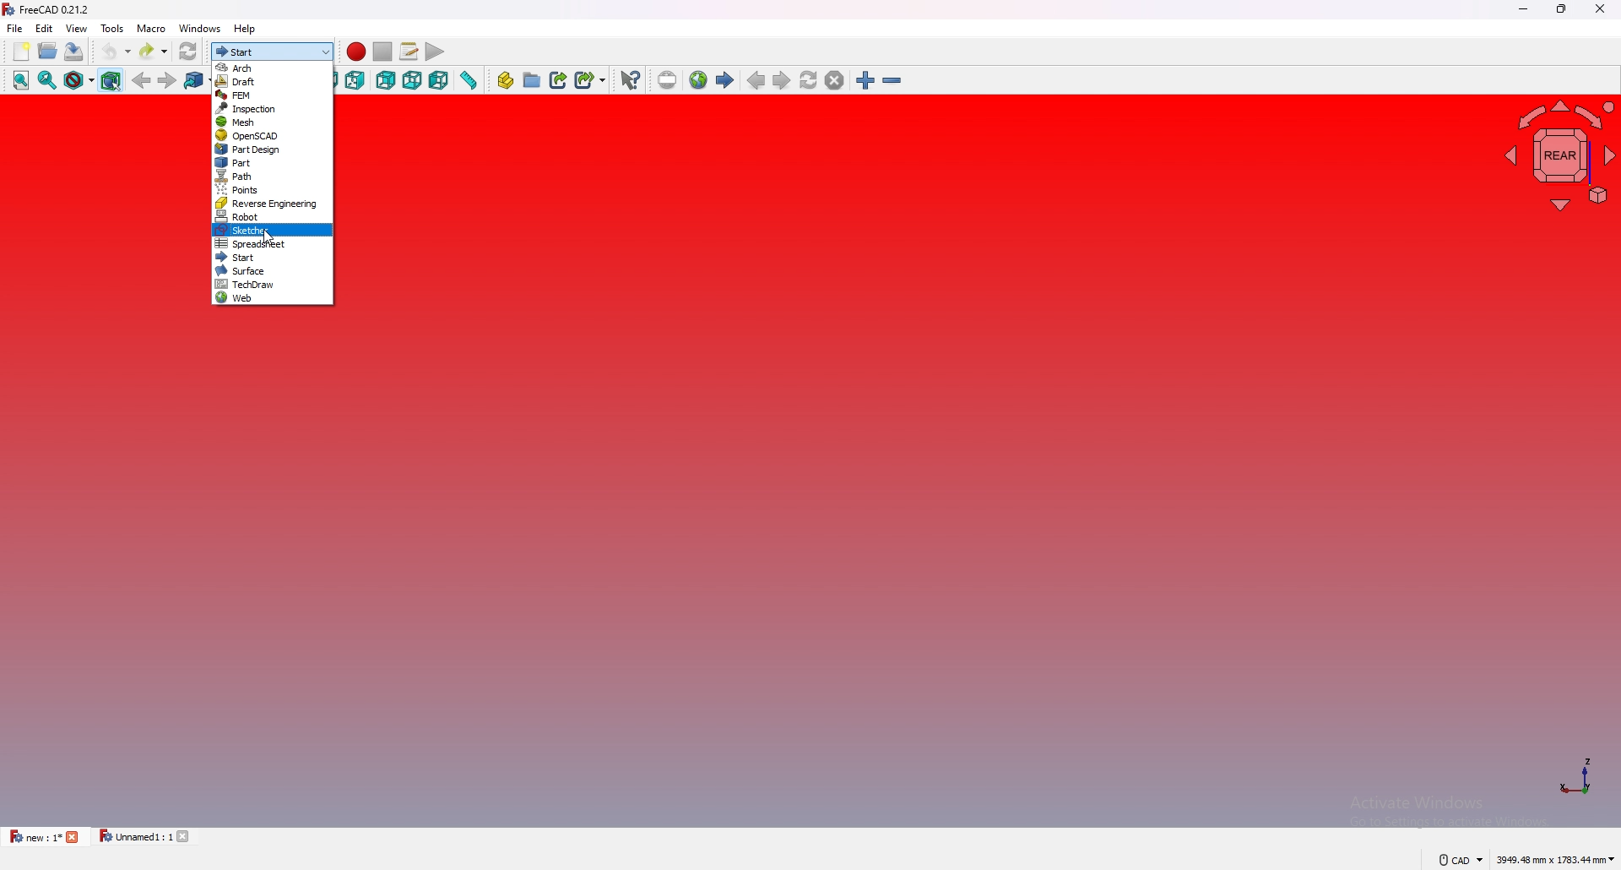 This screenshot has height=870, width=1621. Describe the element at coordinates (112, 28) in the screenshot. I see `tools` at that location.